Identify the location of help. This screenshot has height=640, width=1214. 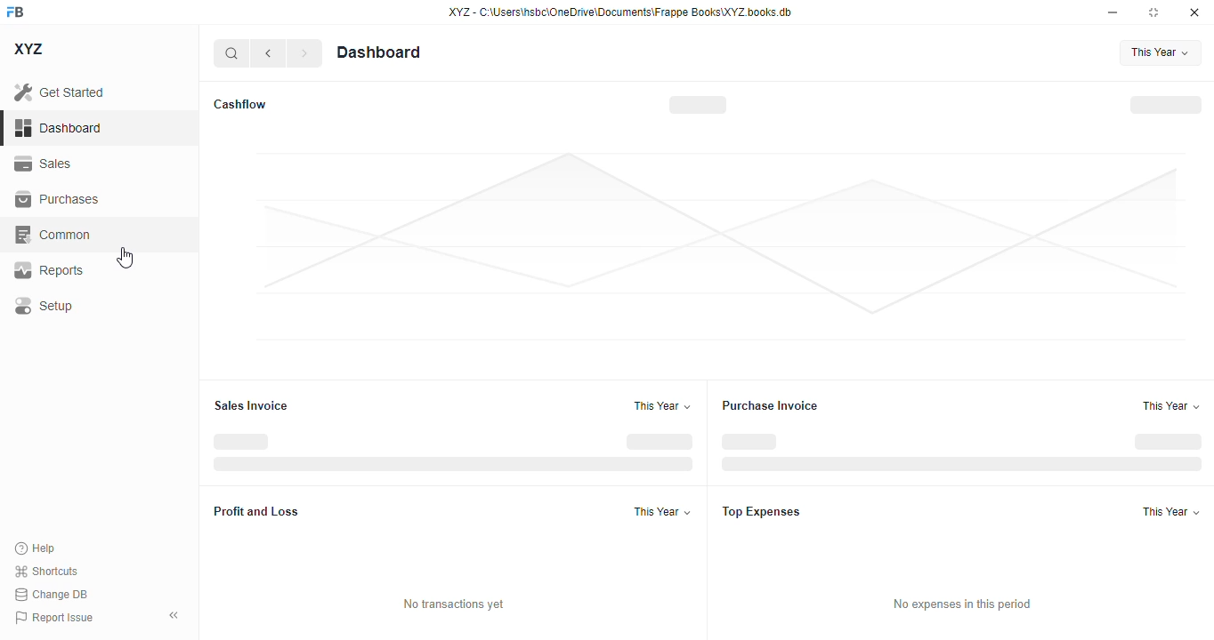
(36, 548).